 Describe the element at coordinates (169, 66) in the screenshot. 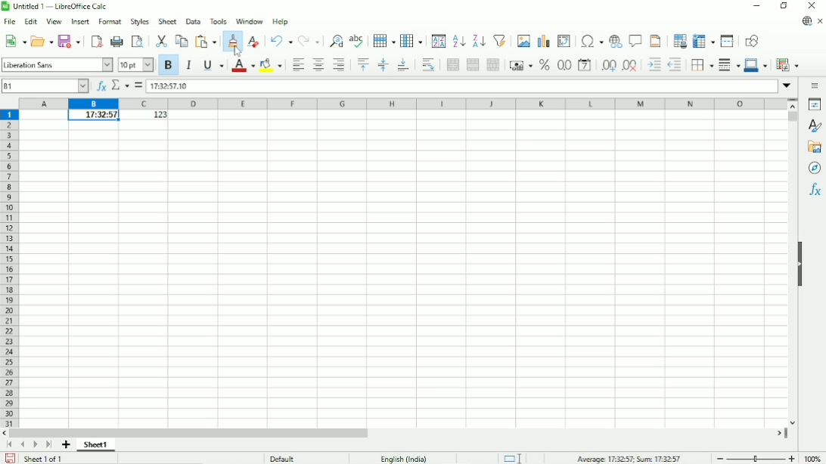

I see `Bold` at that location.